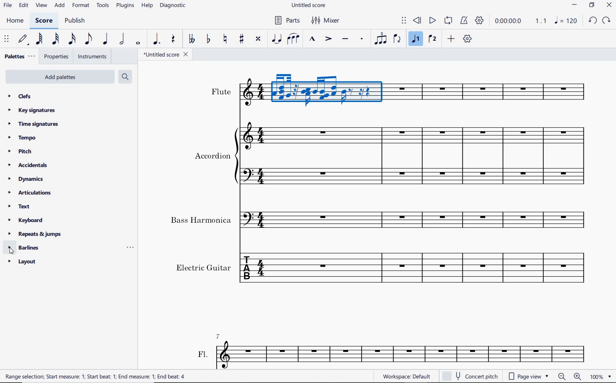 The width and height of the screenshot is (616, 383). Describe the element at coordinates (125, 6) in the screenshot. I see `plugins` at that location.